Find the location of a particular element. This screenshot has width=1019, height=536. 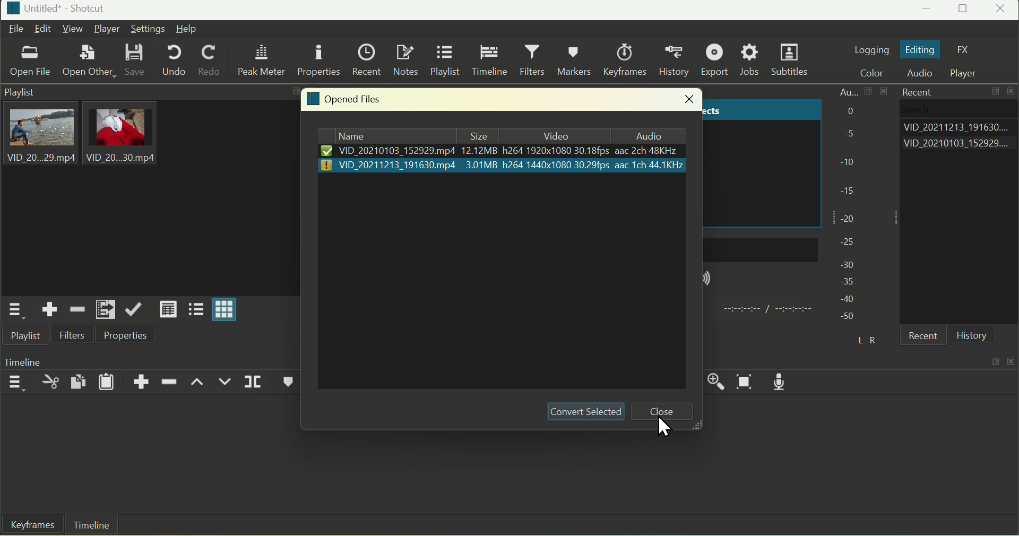

Timeline is located at coordinates (92, 525).